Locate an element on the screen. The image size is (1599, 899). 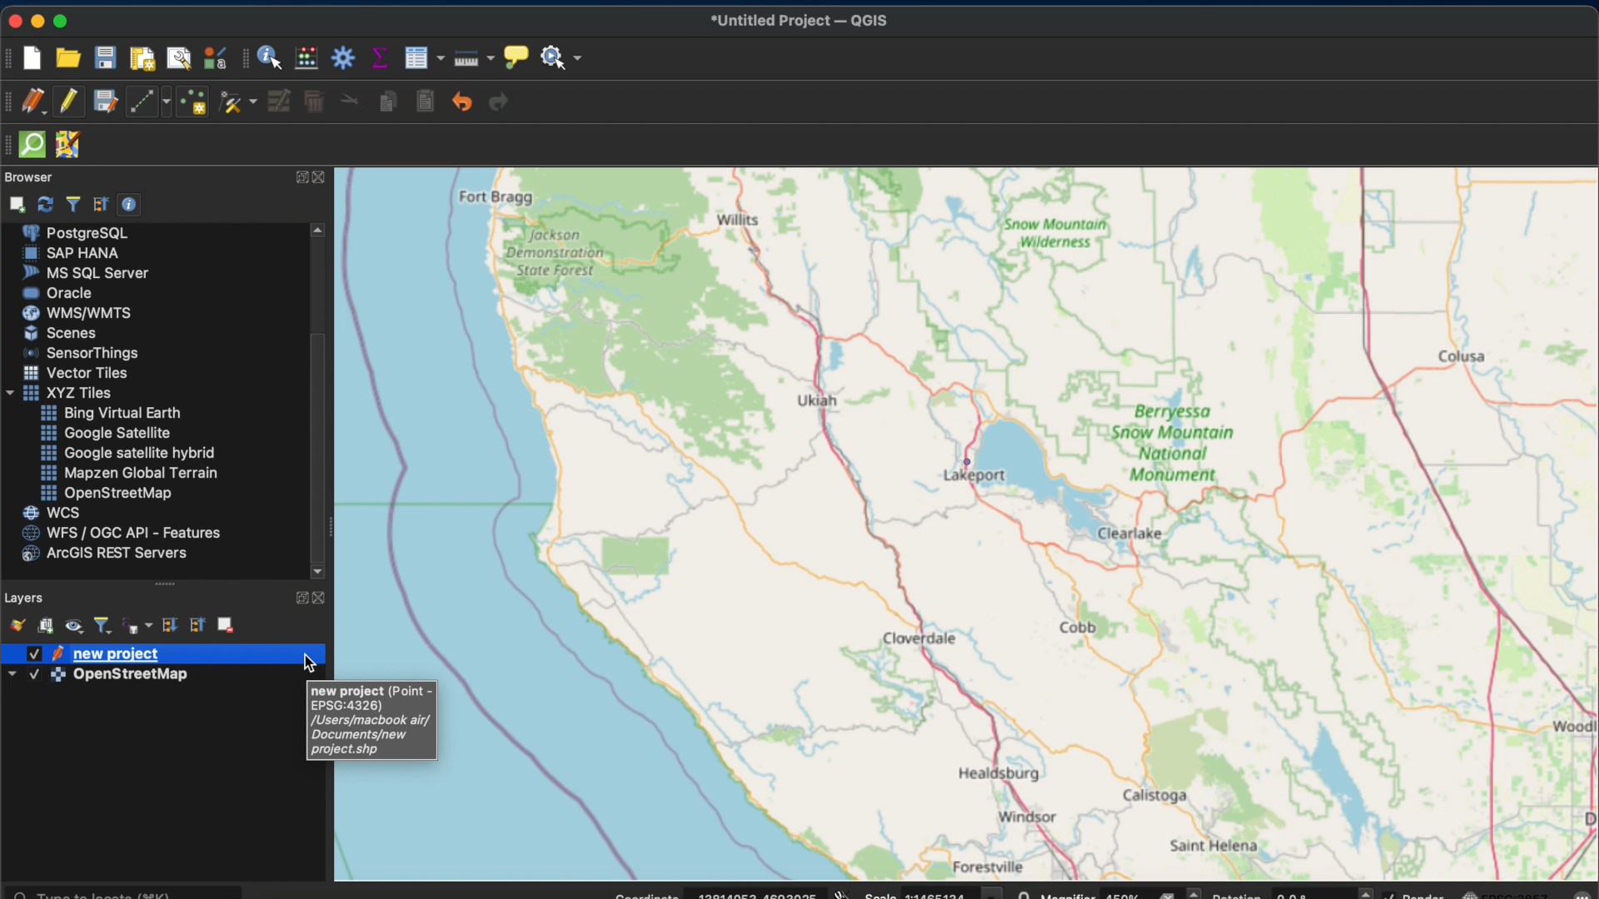
close is located at coordinates (323, 180).